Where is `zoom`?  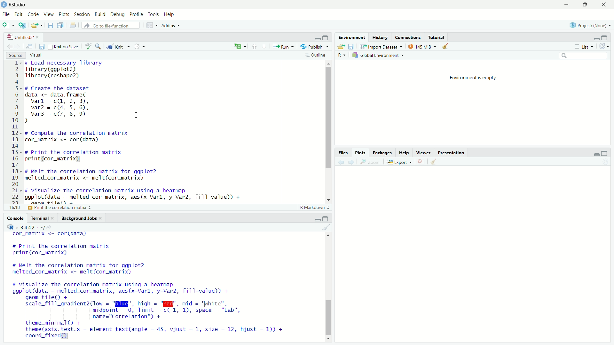
zoom is located at coordinates (372, 162).